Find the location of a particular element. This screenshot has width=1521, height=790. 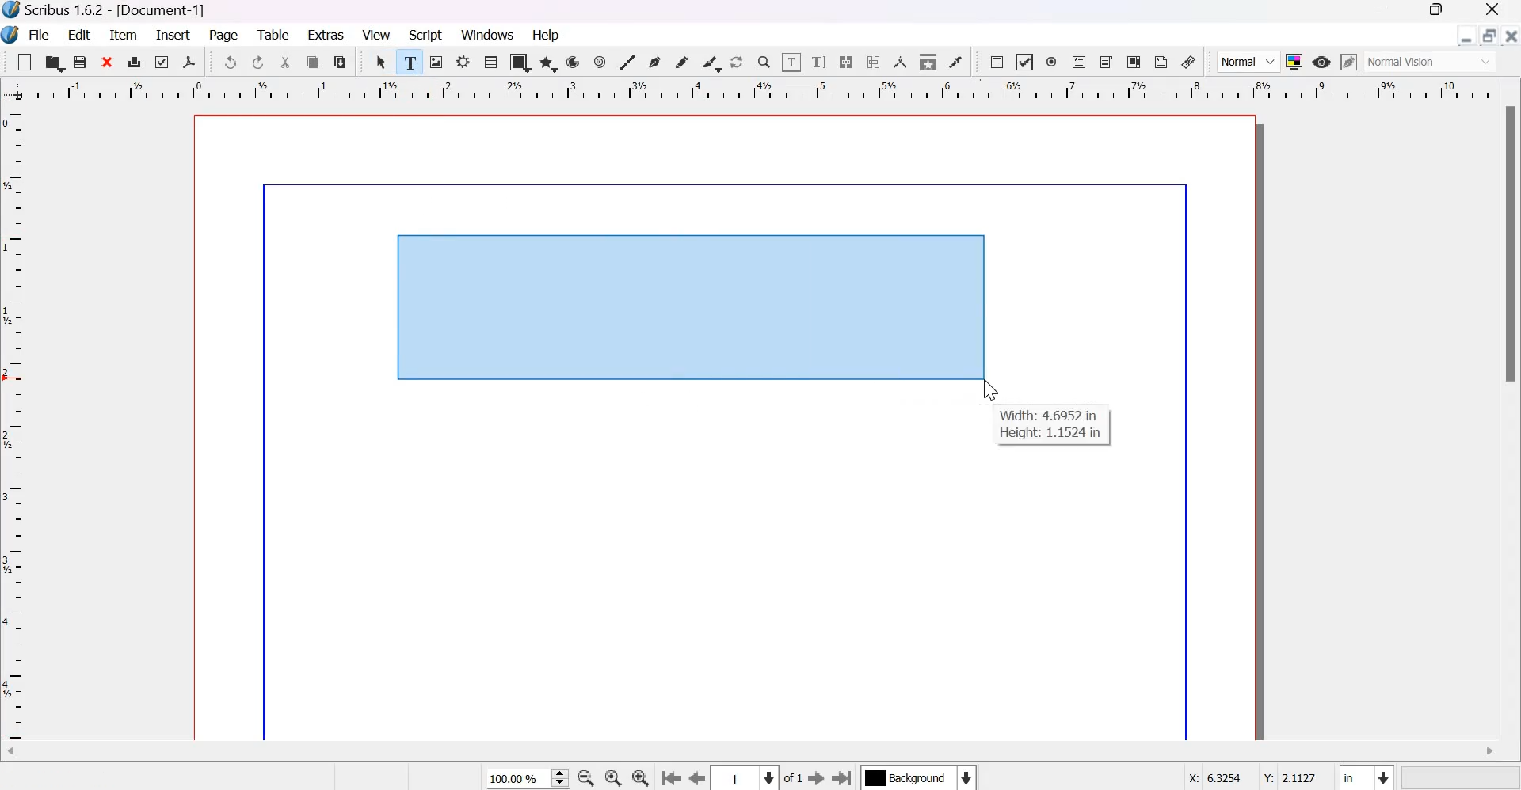

Extras is located at coordinates (326, 33).